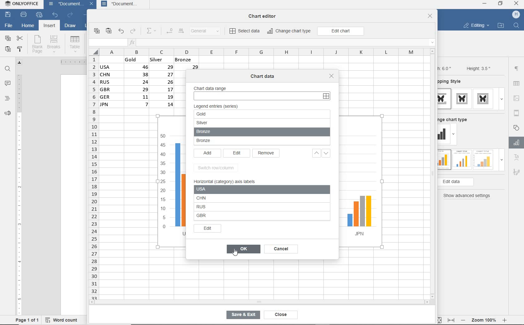 The height and width of the screenshot is (325, 524). What do you see at coordinates (341, 31) in the screenshot?
I see `edit chart` at bounding box center [341, 31].